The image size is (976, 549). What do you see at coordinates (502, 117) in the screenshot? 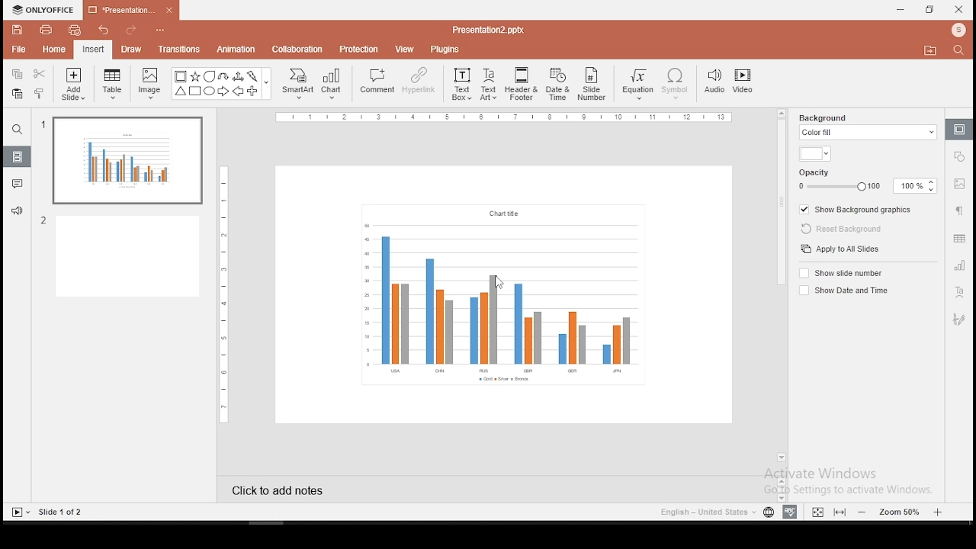
I see `Scale` at bounding box center [502, 117].